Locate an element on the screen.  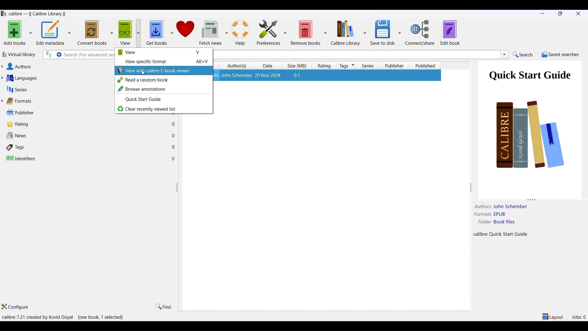
edit metadata is located at coordinates (51, 33).